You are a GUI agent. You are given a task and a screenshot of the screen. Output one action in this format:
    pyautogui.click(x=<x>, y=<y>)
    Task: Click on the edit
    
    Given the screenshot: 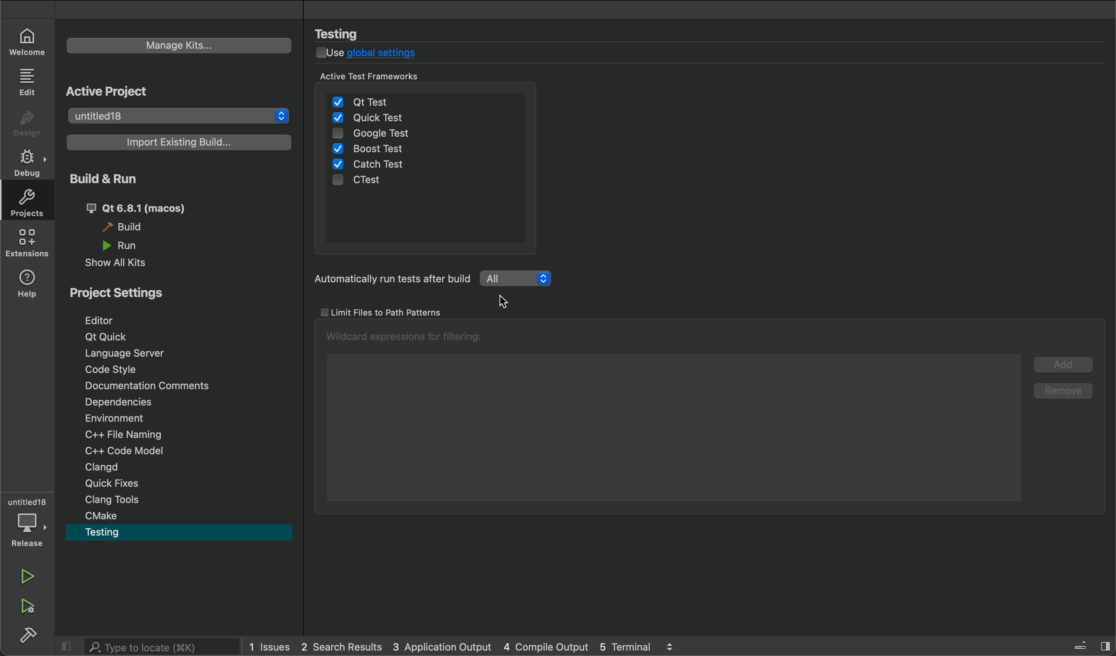 What is the action you would take?
    pyautogui.click(x=30, y=83)
    